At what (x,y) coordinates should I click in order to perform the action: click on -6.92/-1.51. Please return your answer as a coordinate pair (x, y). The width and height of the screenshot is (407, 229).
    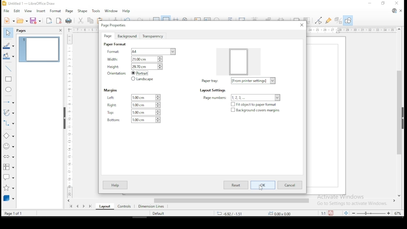
    Looking at the image, I should click on (232, 213).